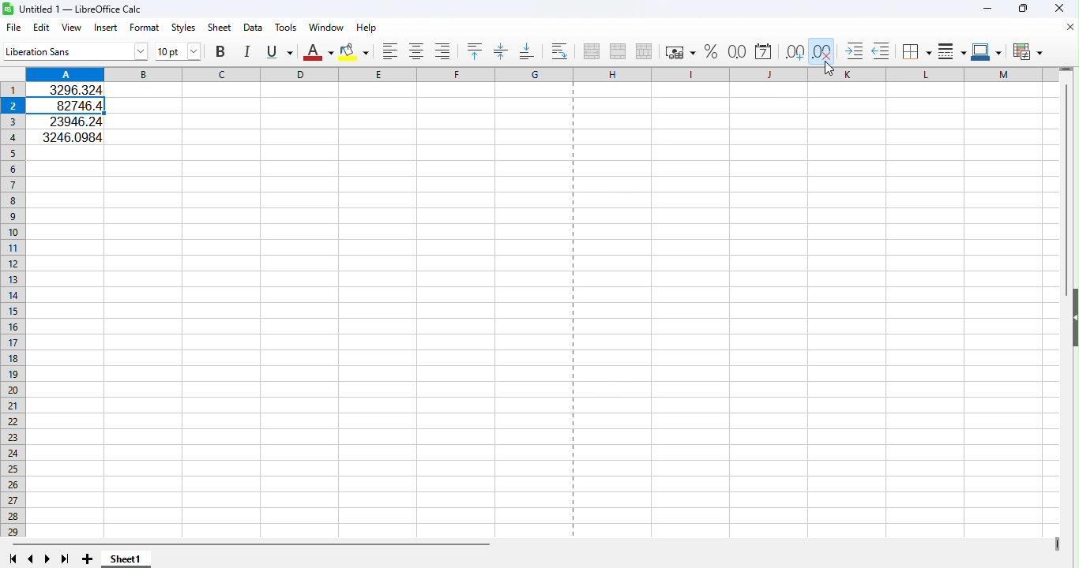  What do you see at coordinates (72, 121) in the screenshot?
I see `23946.24` at bounding box center [72, 121].